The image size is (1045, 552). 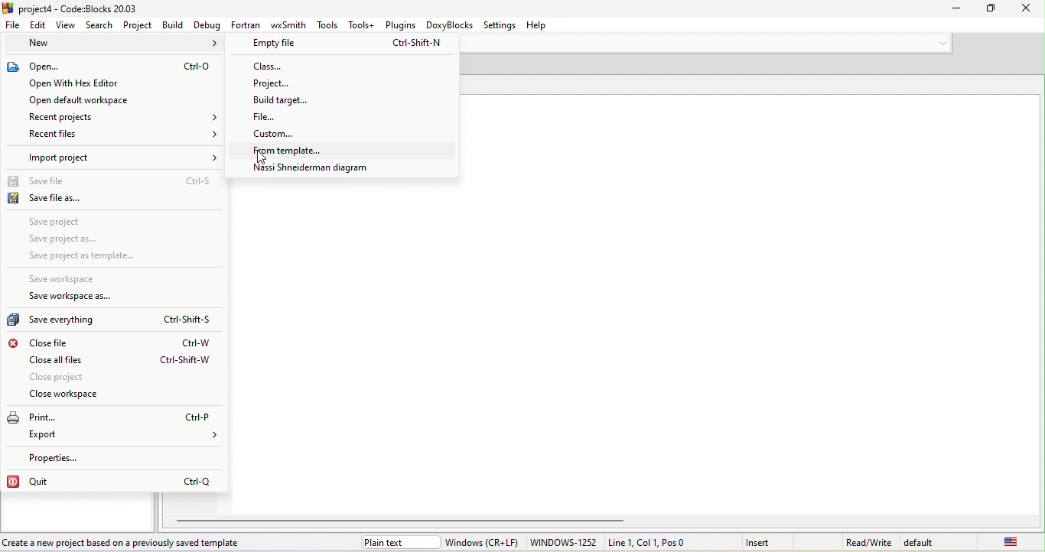 I want to click on insert, so click(x=767, y=541).